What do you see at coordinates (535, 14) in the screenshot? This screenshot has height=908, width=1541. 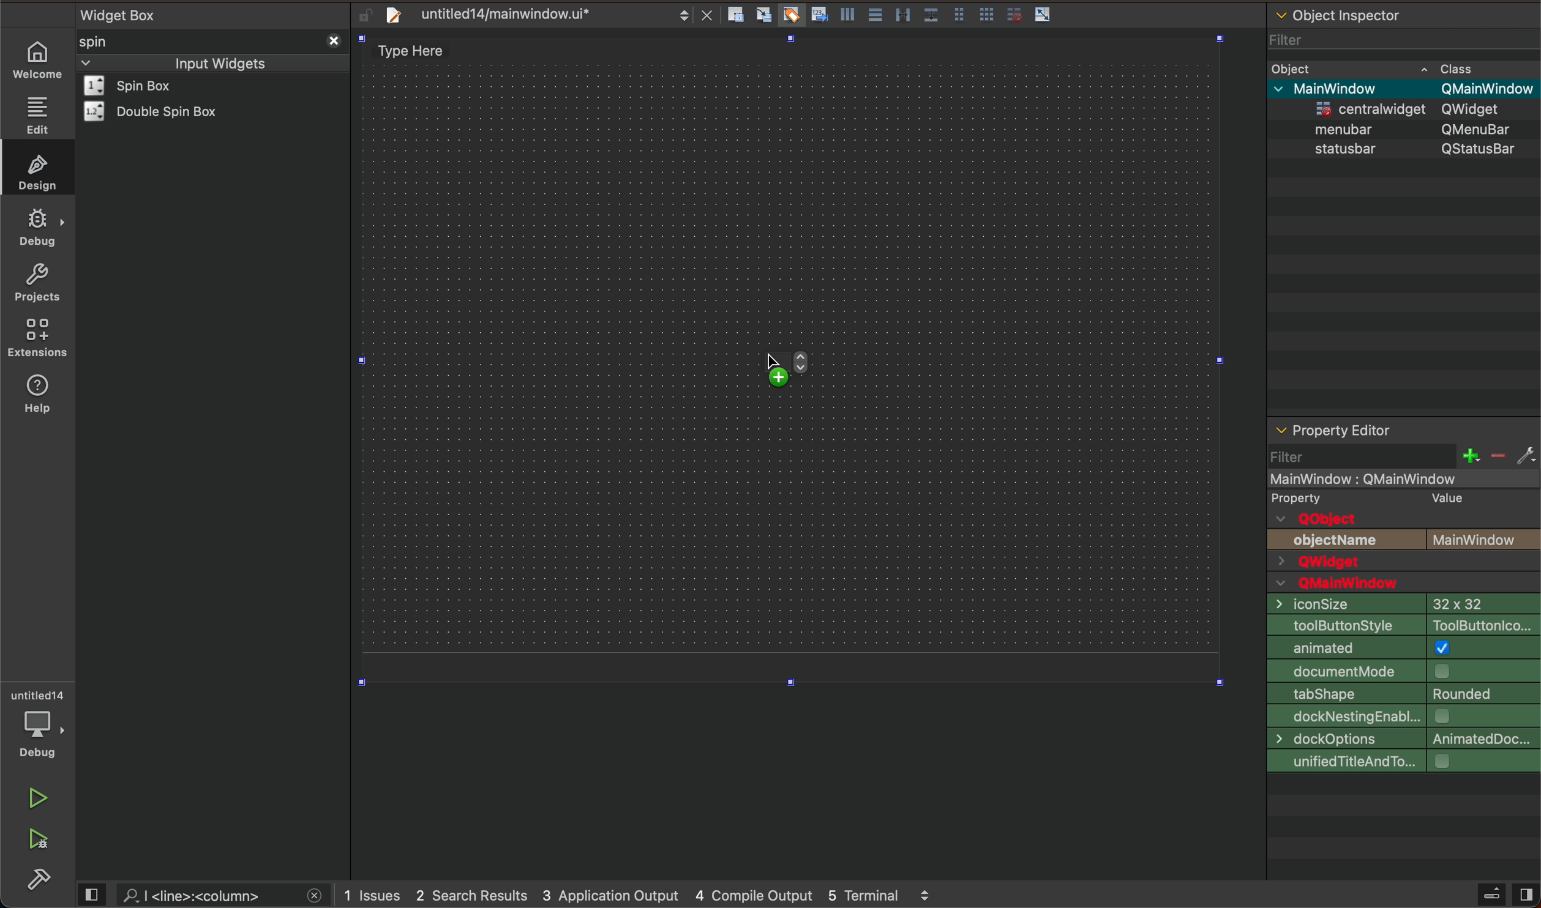 I see `file tab` at bounding box center [535, 14].